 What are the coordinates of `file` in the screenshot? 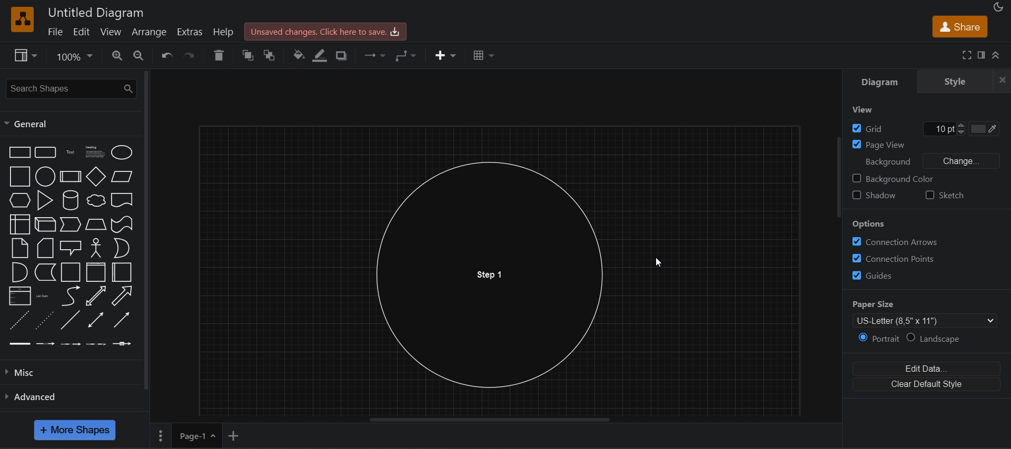 It's located at (57, 33).